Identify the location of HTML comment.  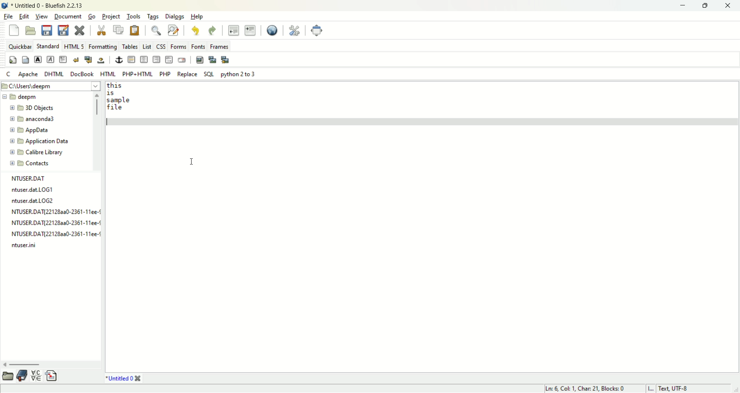
(170, 60).